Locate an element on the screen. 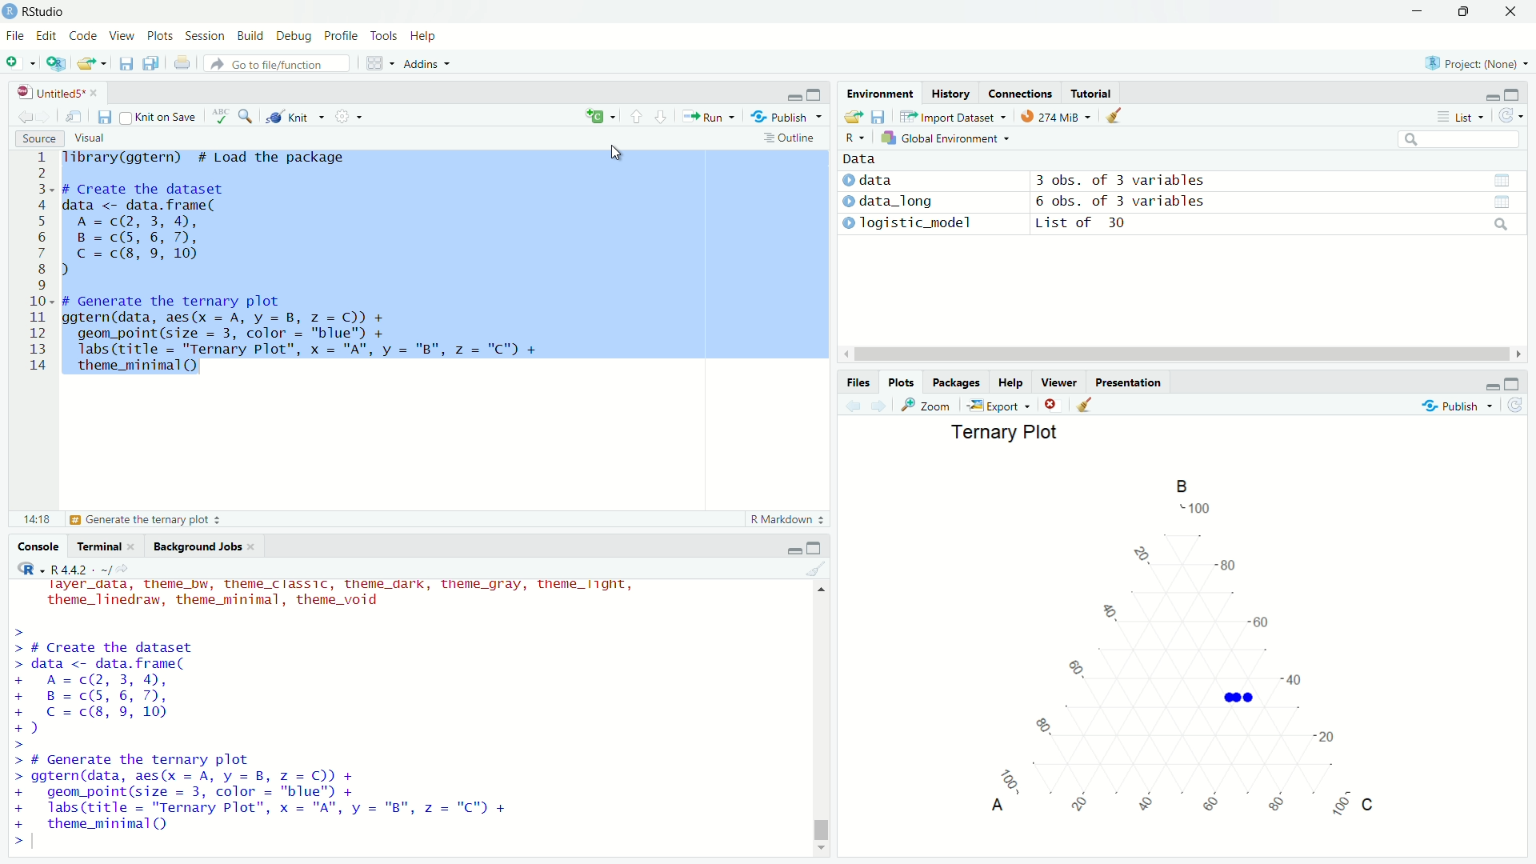 The width and height of the screenshot is (1536, 864). Temporary Plot is located at coordinates (1002, 433).